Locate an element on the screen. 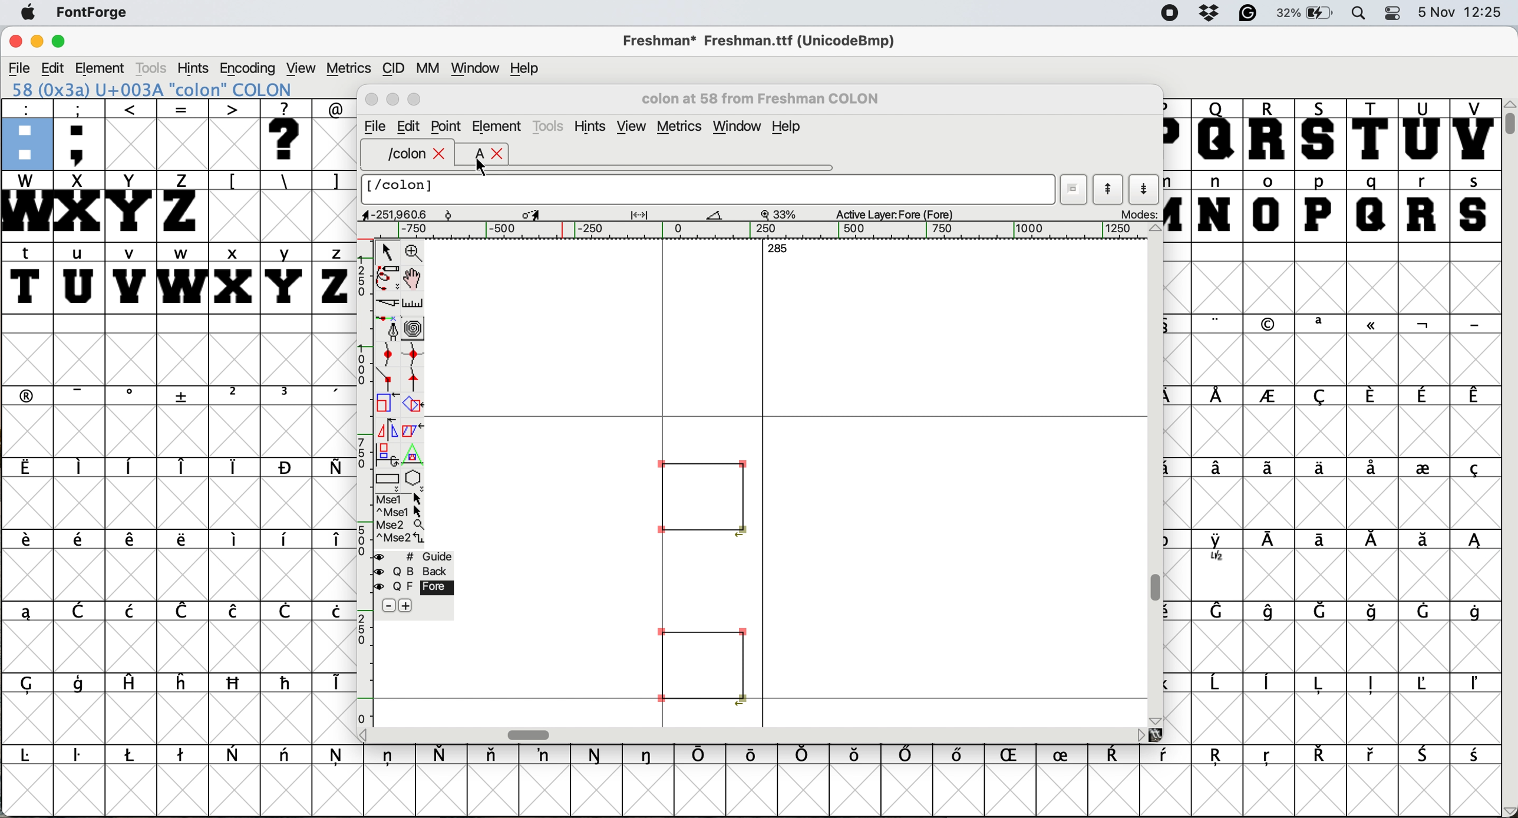  symbol is located at coordinates (494, 757).